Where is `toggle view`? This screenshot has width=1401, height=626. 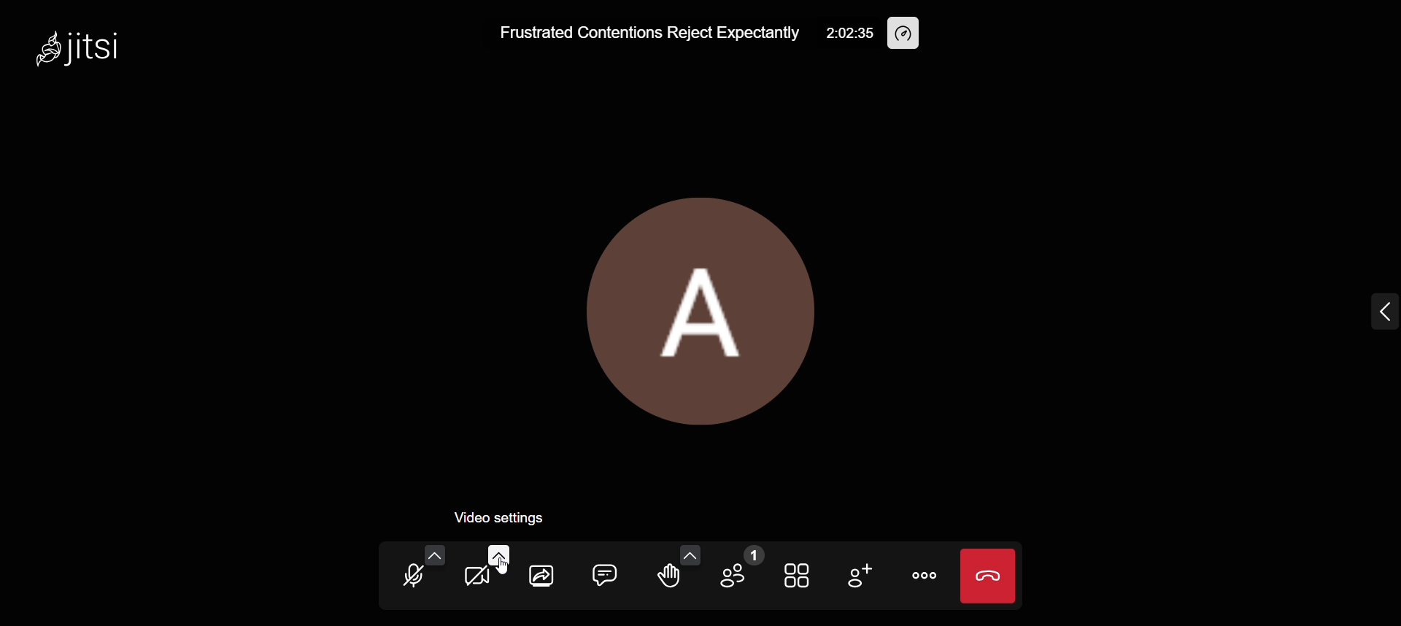 toggle view is located at coordinates (795, 575).